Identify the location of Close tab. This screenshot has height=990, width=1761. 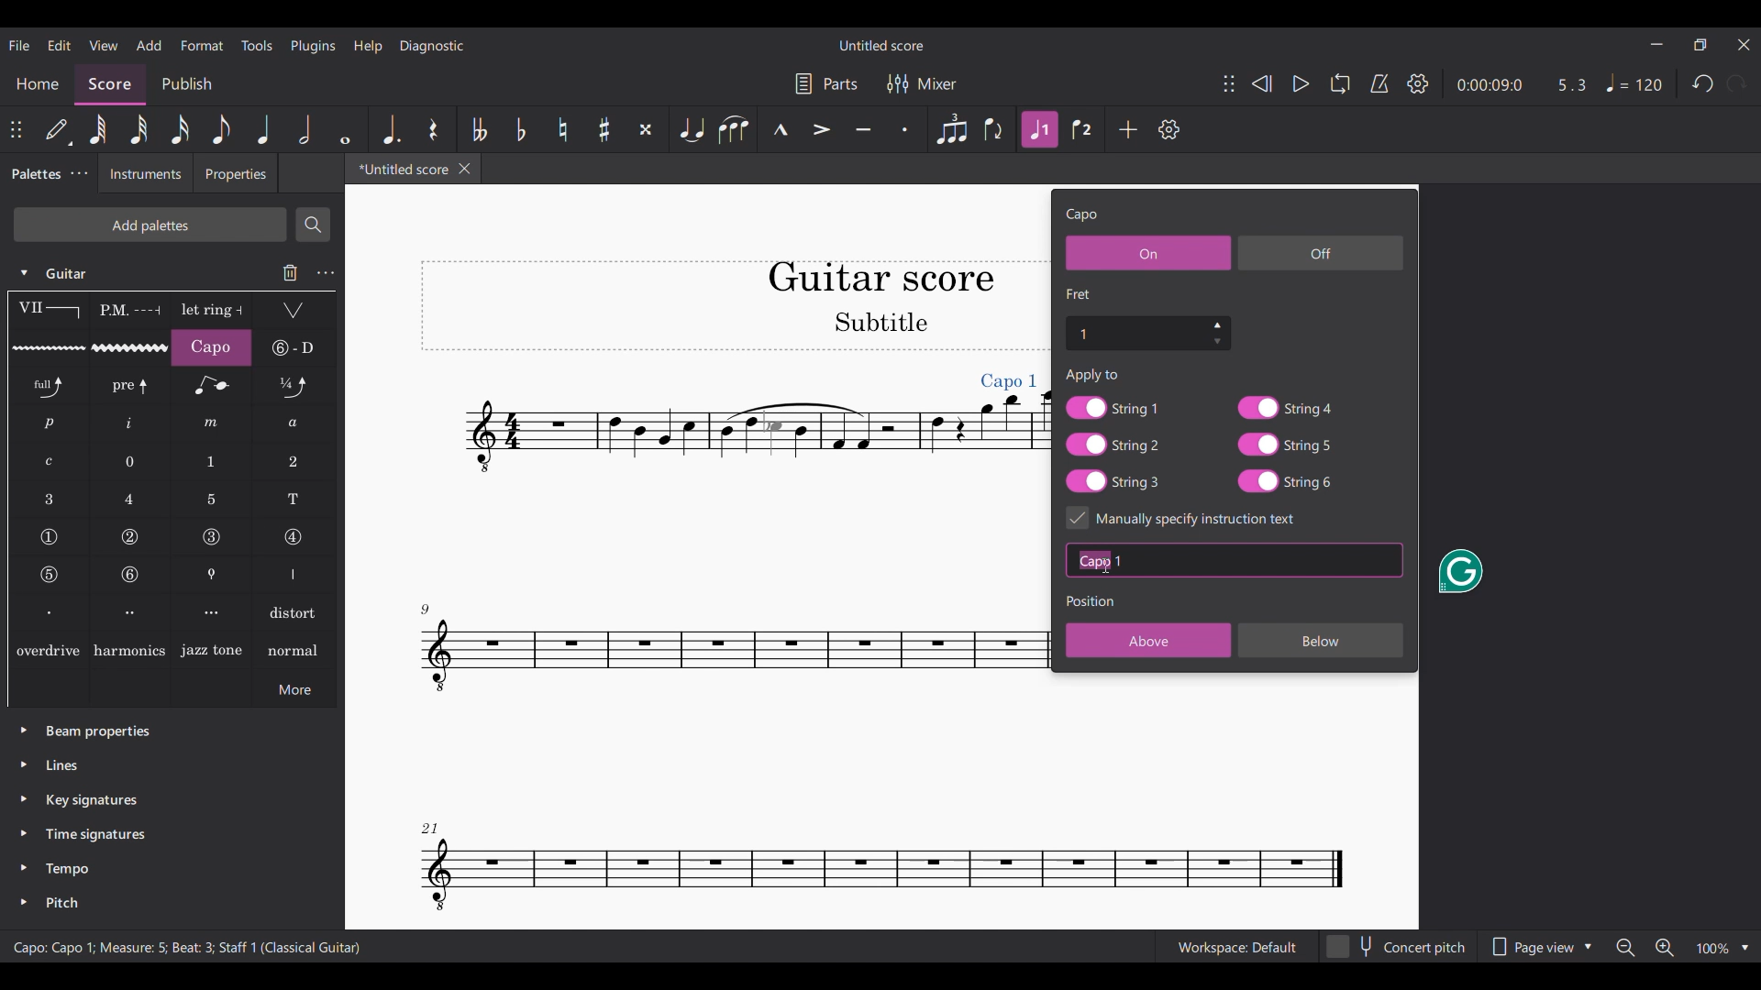
(465, 169).